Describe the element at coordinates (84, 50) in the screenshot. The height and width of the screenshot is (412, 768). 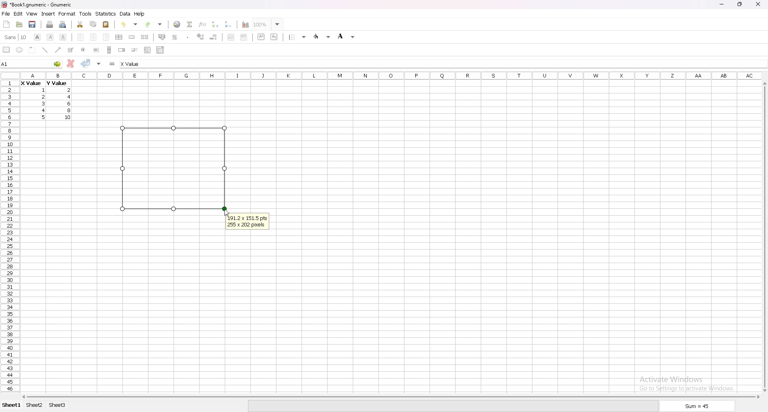
I see `radio button` at that location.